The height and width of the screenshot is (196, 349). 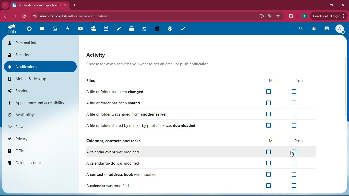 I want to click on more, so click(x=5, y=5).